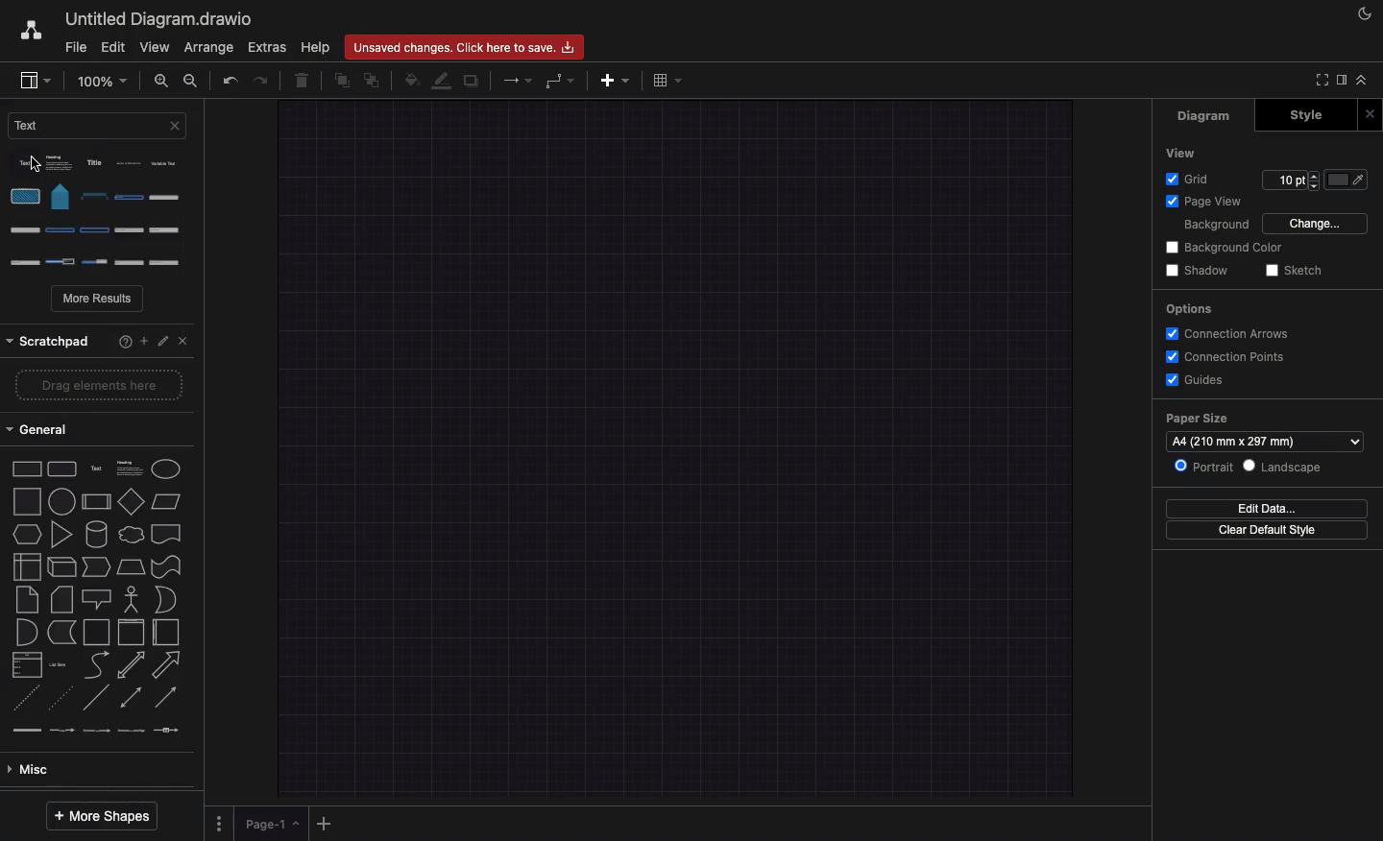 This screenshot has height=841, width=1383. I want to click on Collapse, so click(1367, 82).